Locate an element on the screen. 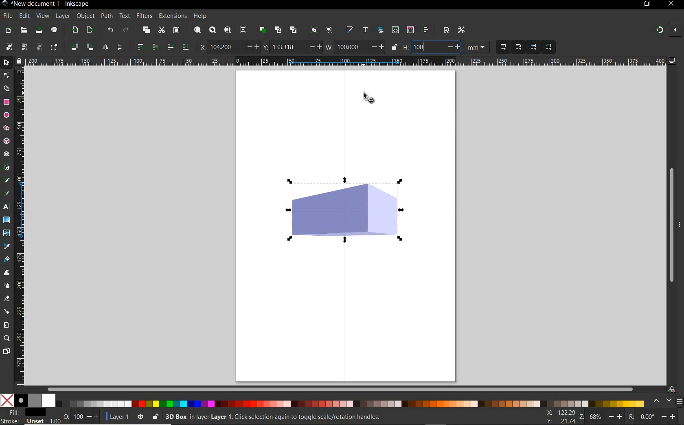  open file dialog is located at coordinates (23, 31).